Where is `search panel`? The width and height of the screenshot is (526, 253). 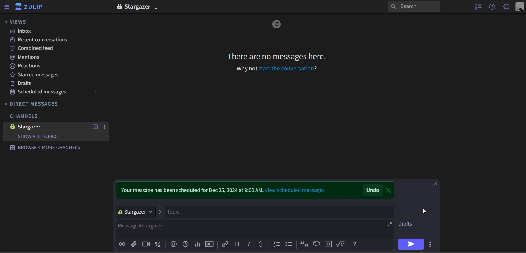
search panel is located at coordinates (414, 7).